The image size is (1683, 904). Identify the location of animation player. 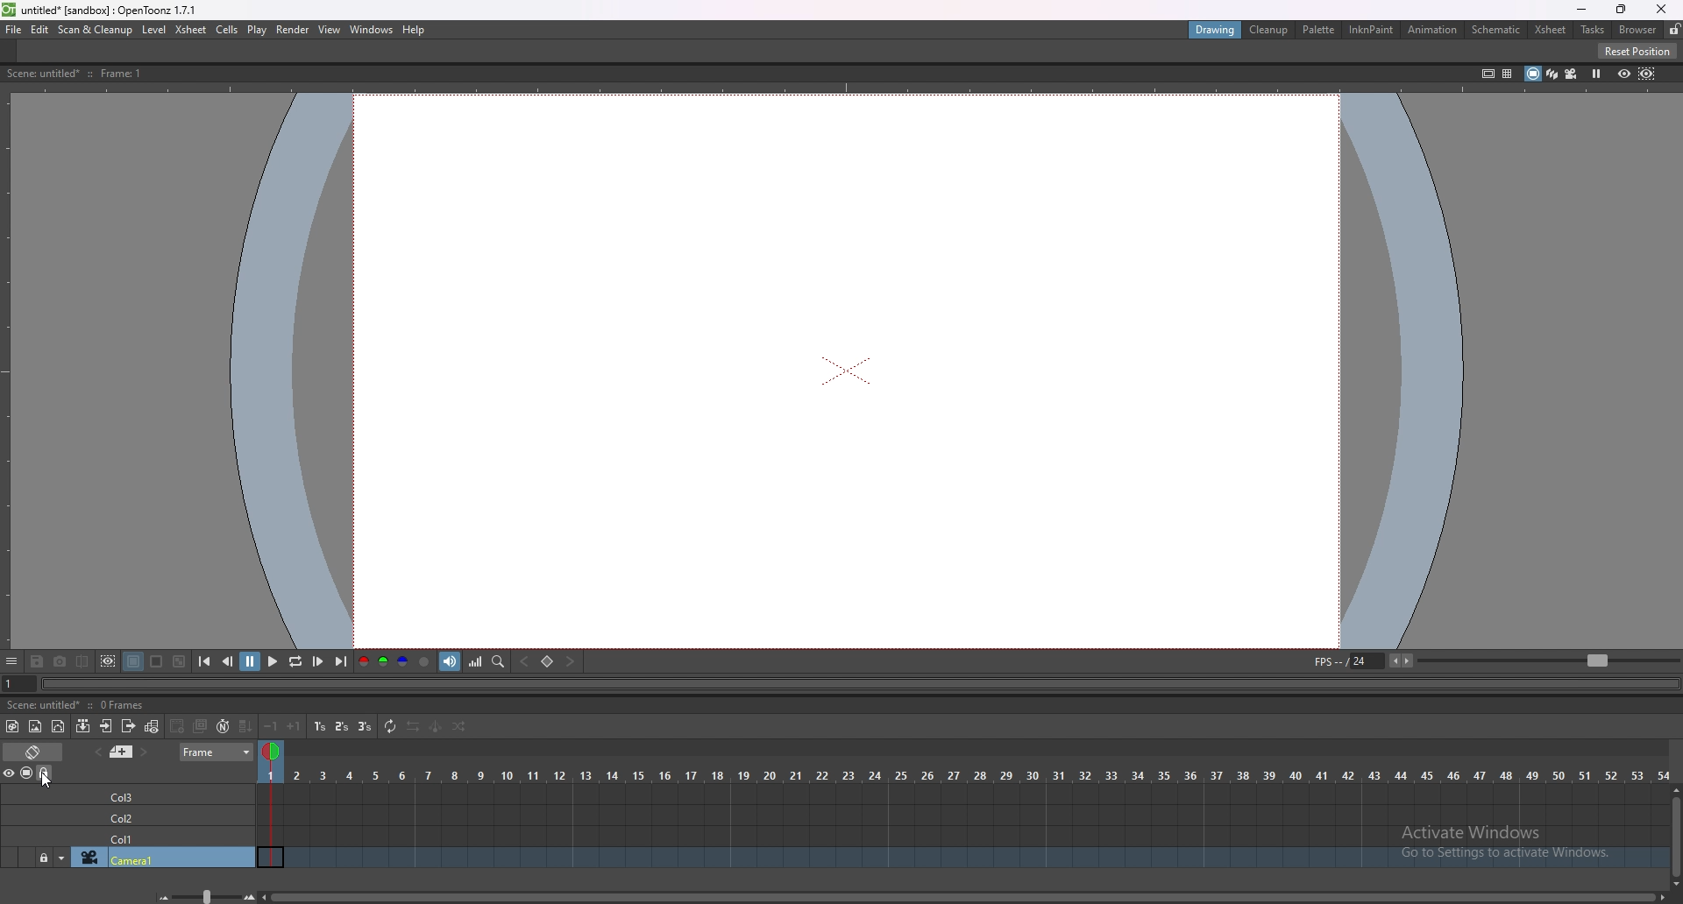
(848, 684).